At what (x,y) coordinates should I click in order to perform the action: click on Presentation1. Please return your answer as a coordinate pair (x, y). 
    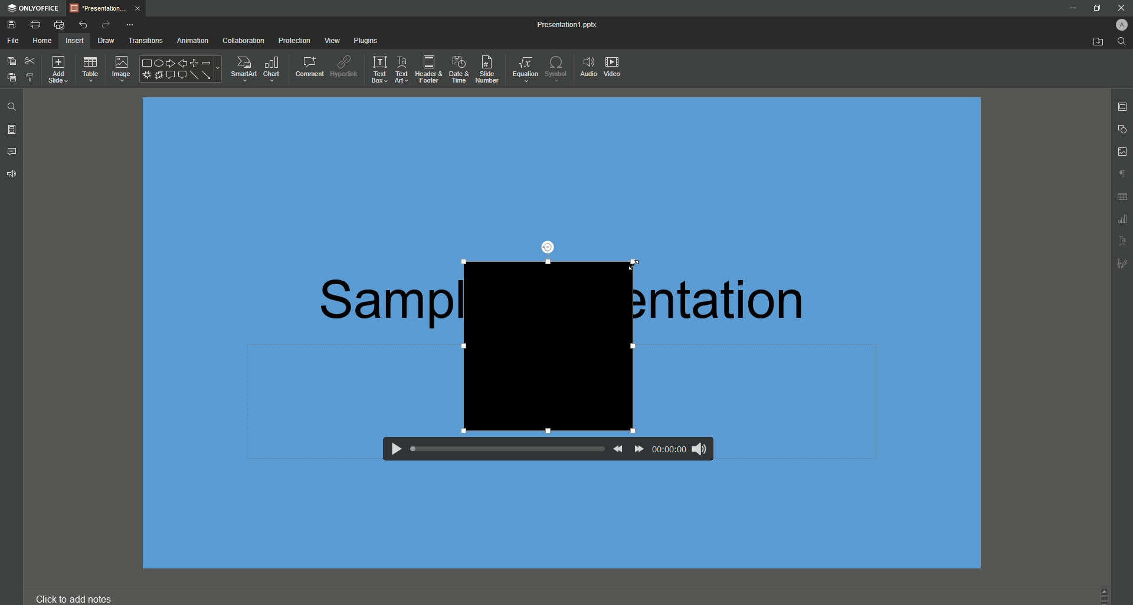
    Looking at the image, I should click on (558, 27).